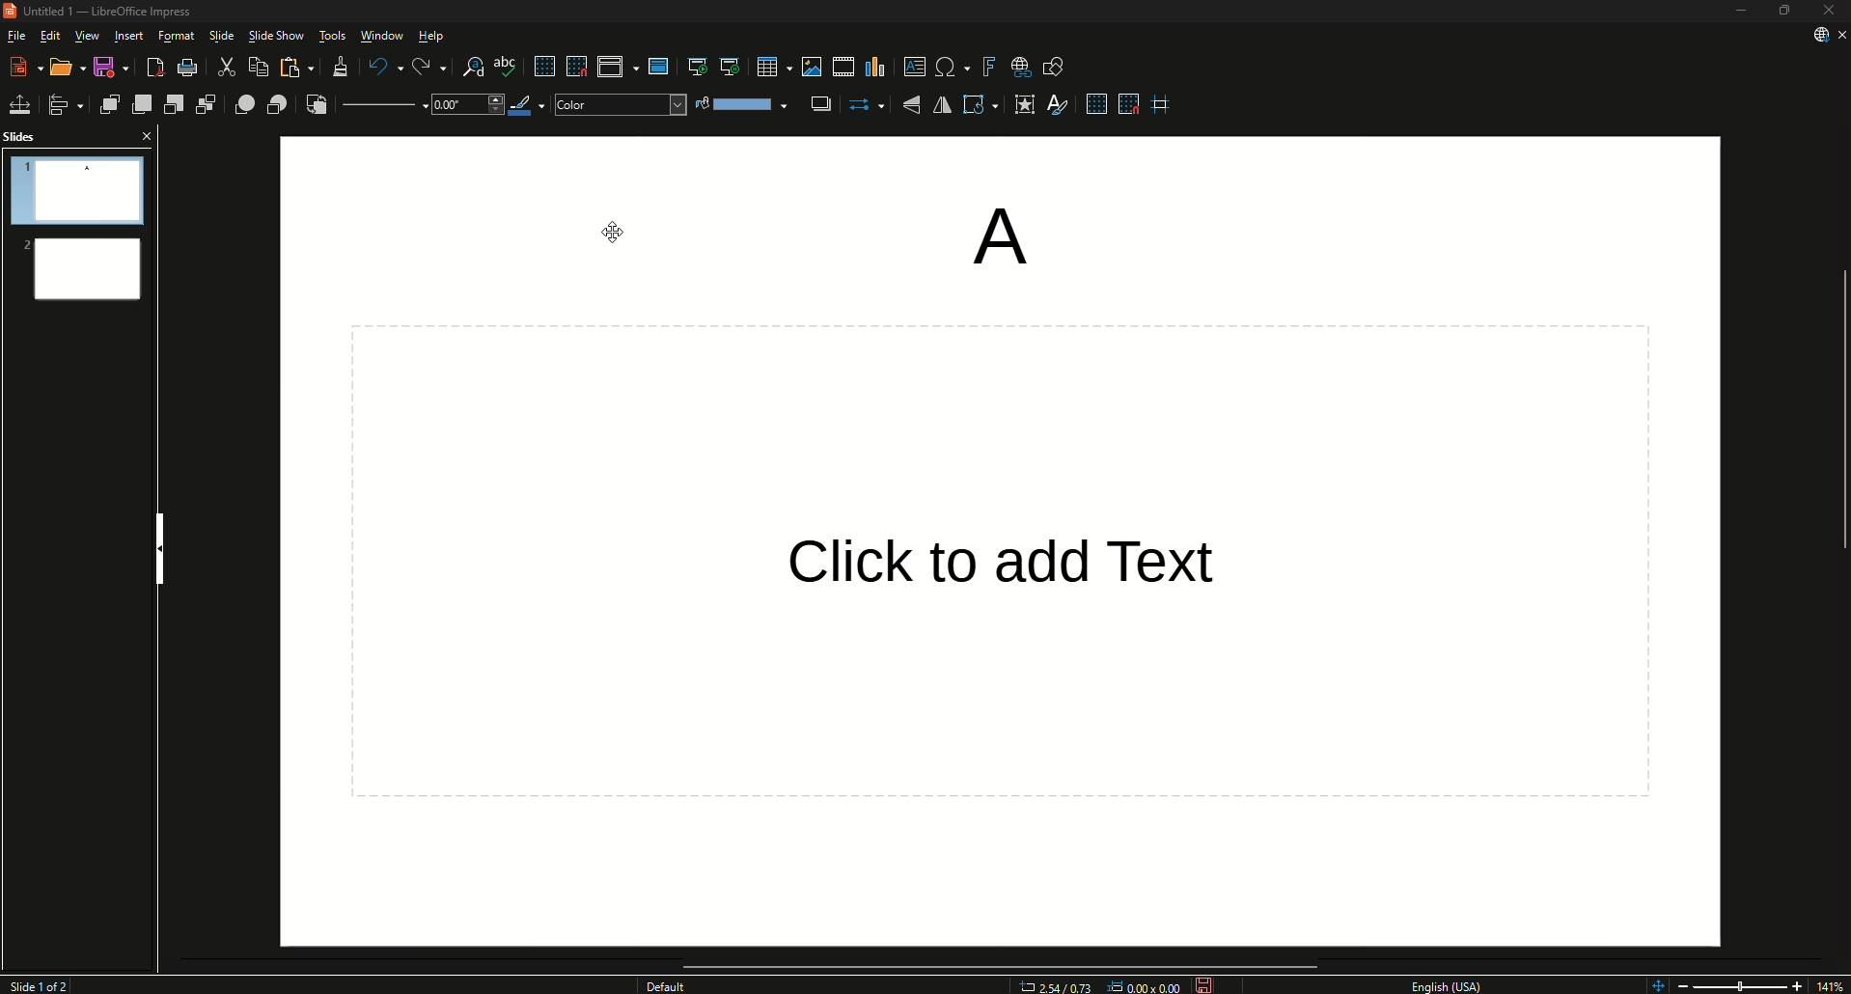  I want to click on Behind Object, so click(274, 105).